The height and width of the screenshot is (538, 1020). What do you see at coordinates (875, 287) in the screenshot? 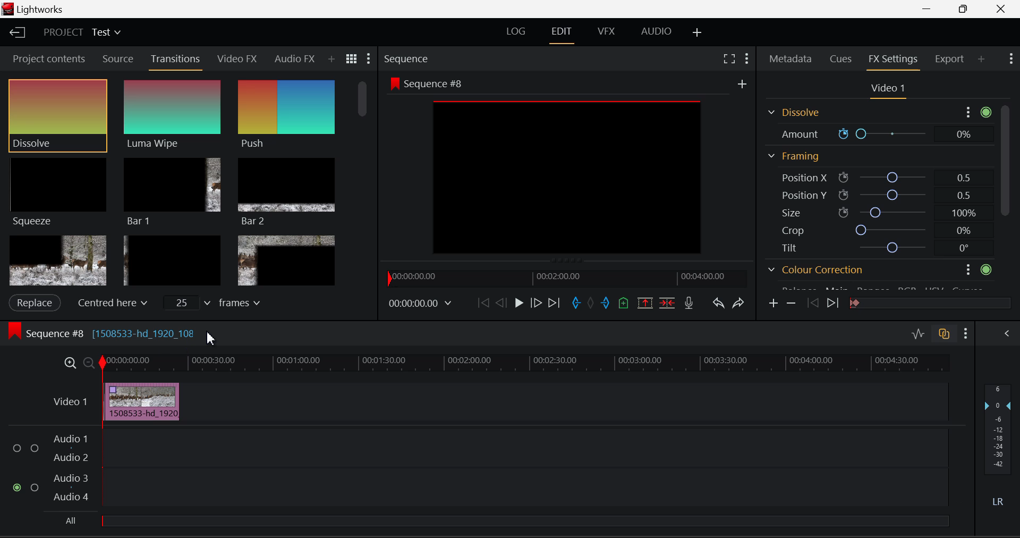
I see `Gamma` at bounding box center [875, 287].